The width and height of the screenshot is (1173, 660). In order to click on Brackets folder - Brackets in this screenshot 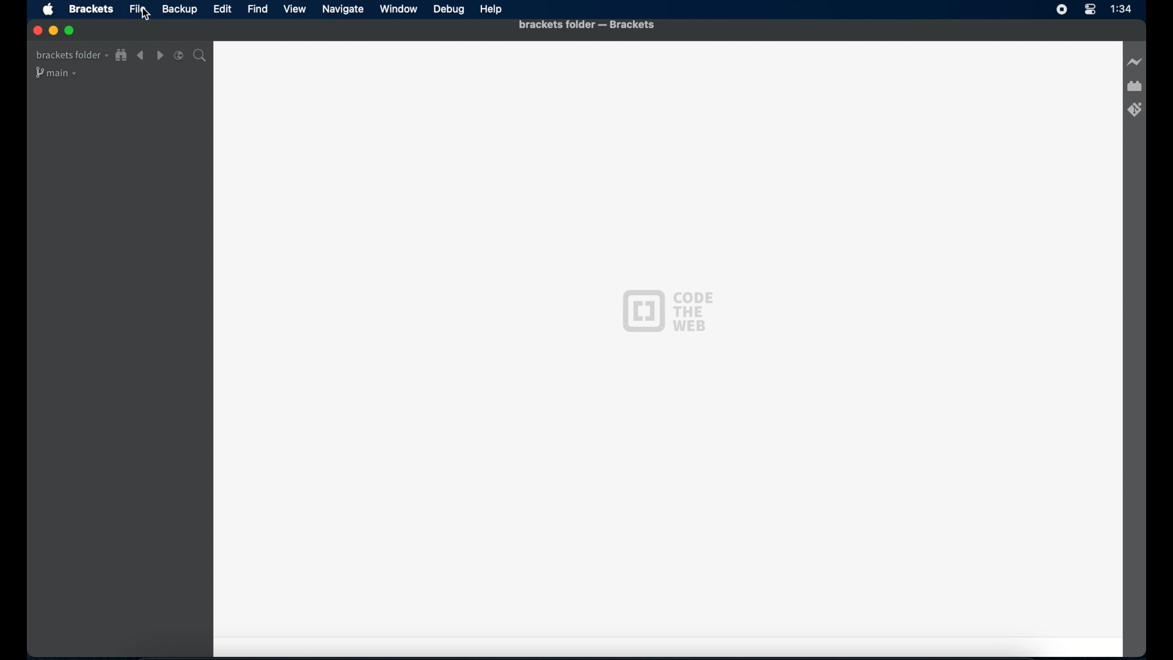, I will do `click(566, 24)`.